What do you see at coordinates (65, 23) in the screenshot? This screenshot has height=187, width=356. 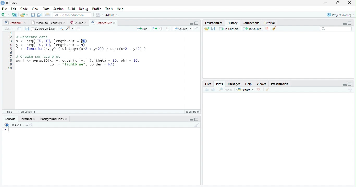 I see `close` at bounding box center [65, 23].